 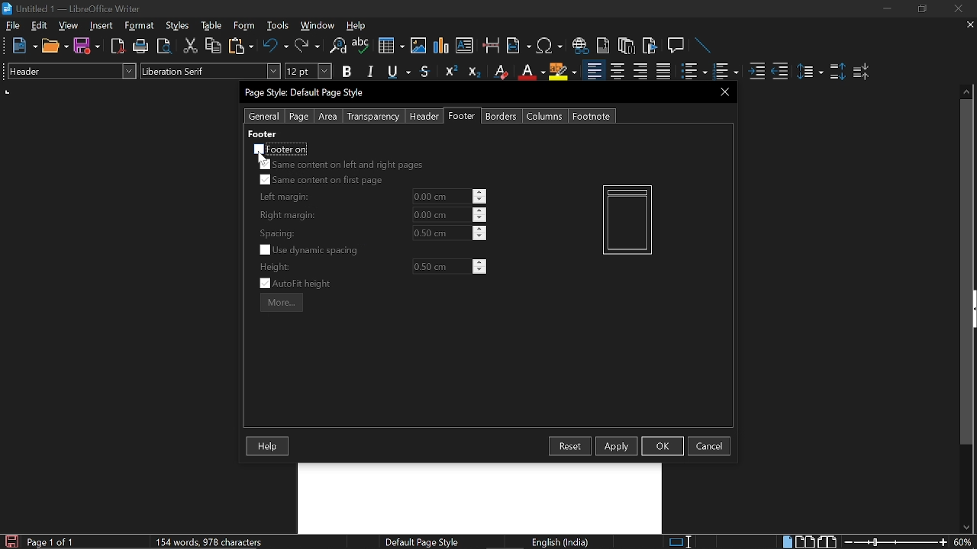 What do you see at coordinates (617, 445) in the screenshot?
I see `Apply` at bounding box center [617, 445].